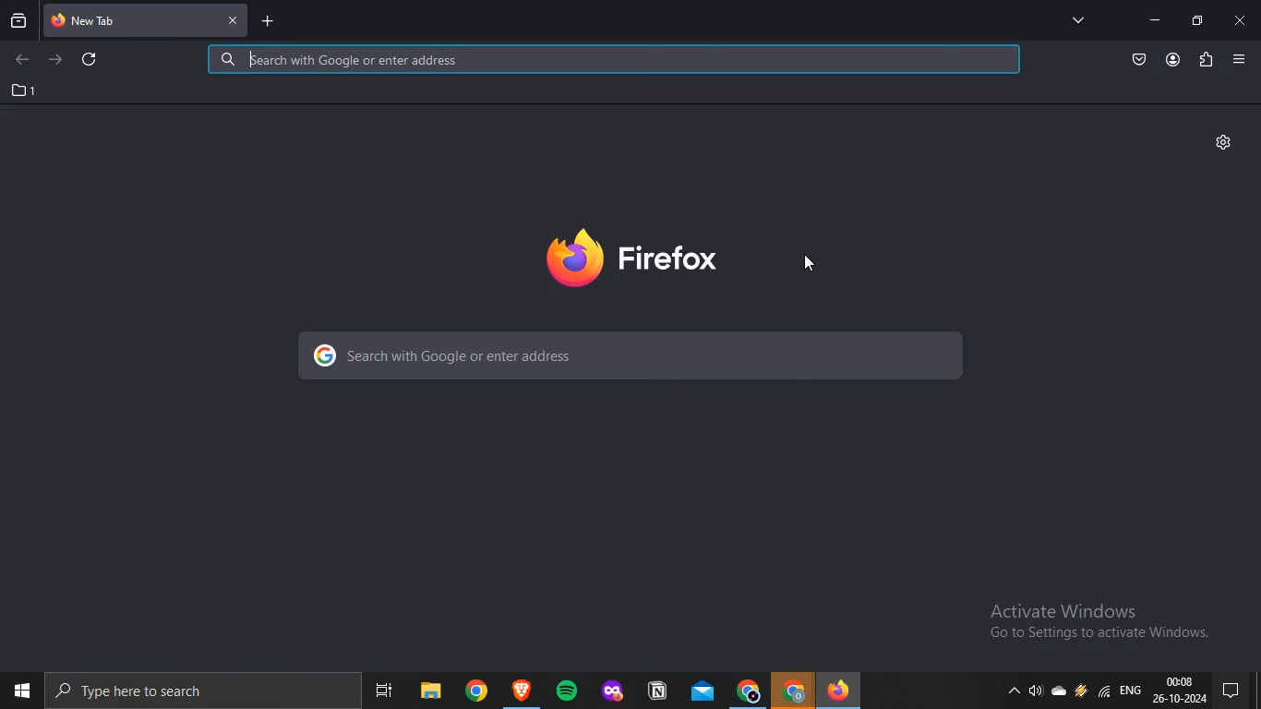 This screenshot has width=1261, height=709. Describe the element at coordinates (655, 688) in the screenshot. I see `notion` at that location.